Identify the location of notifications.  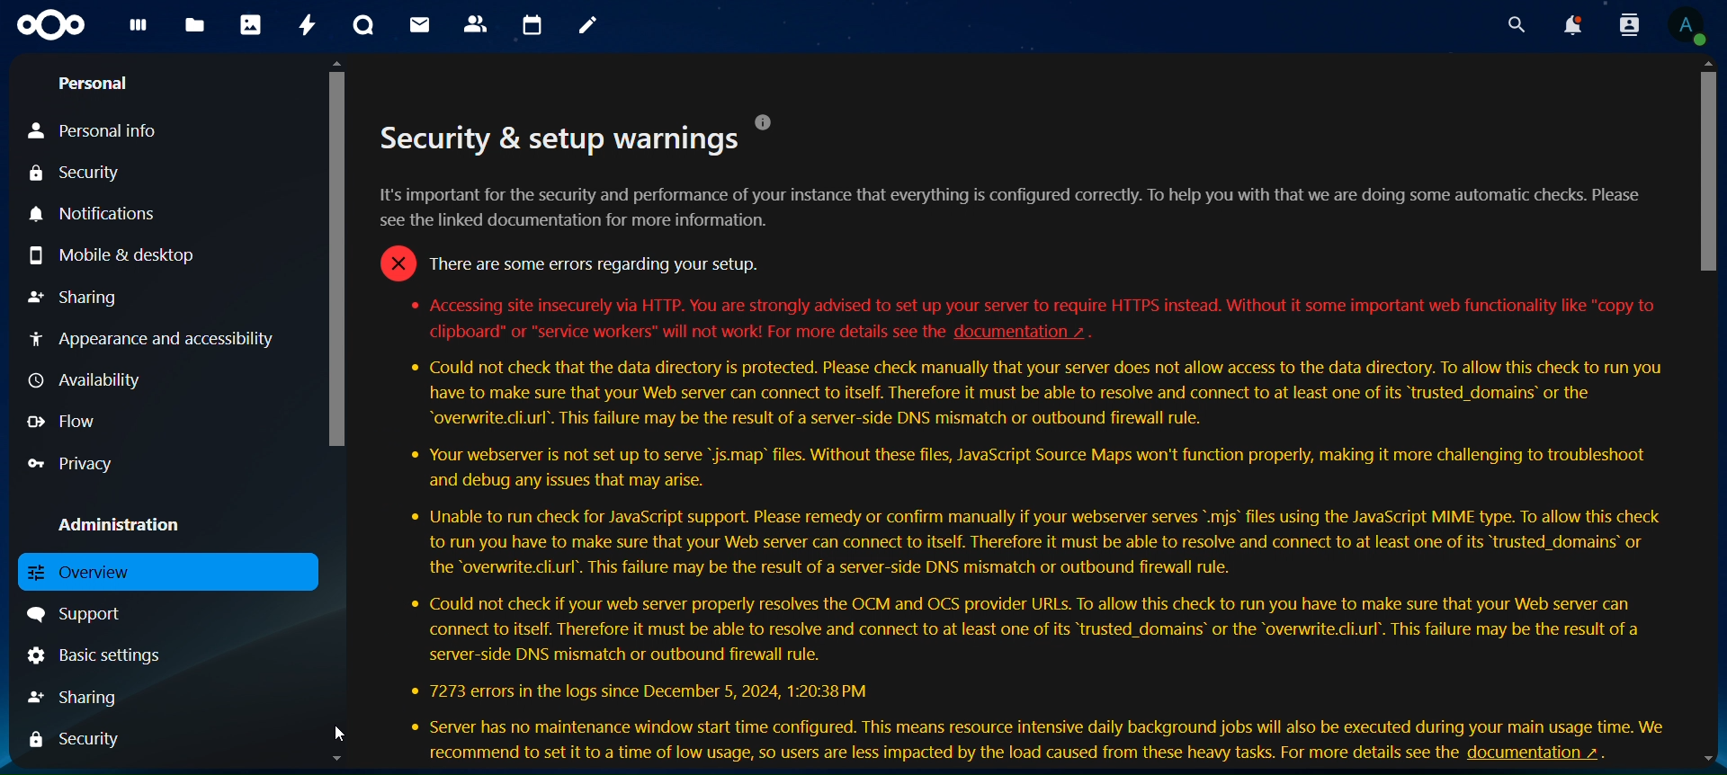
(1570, 25).